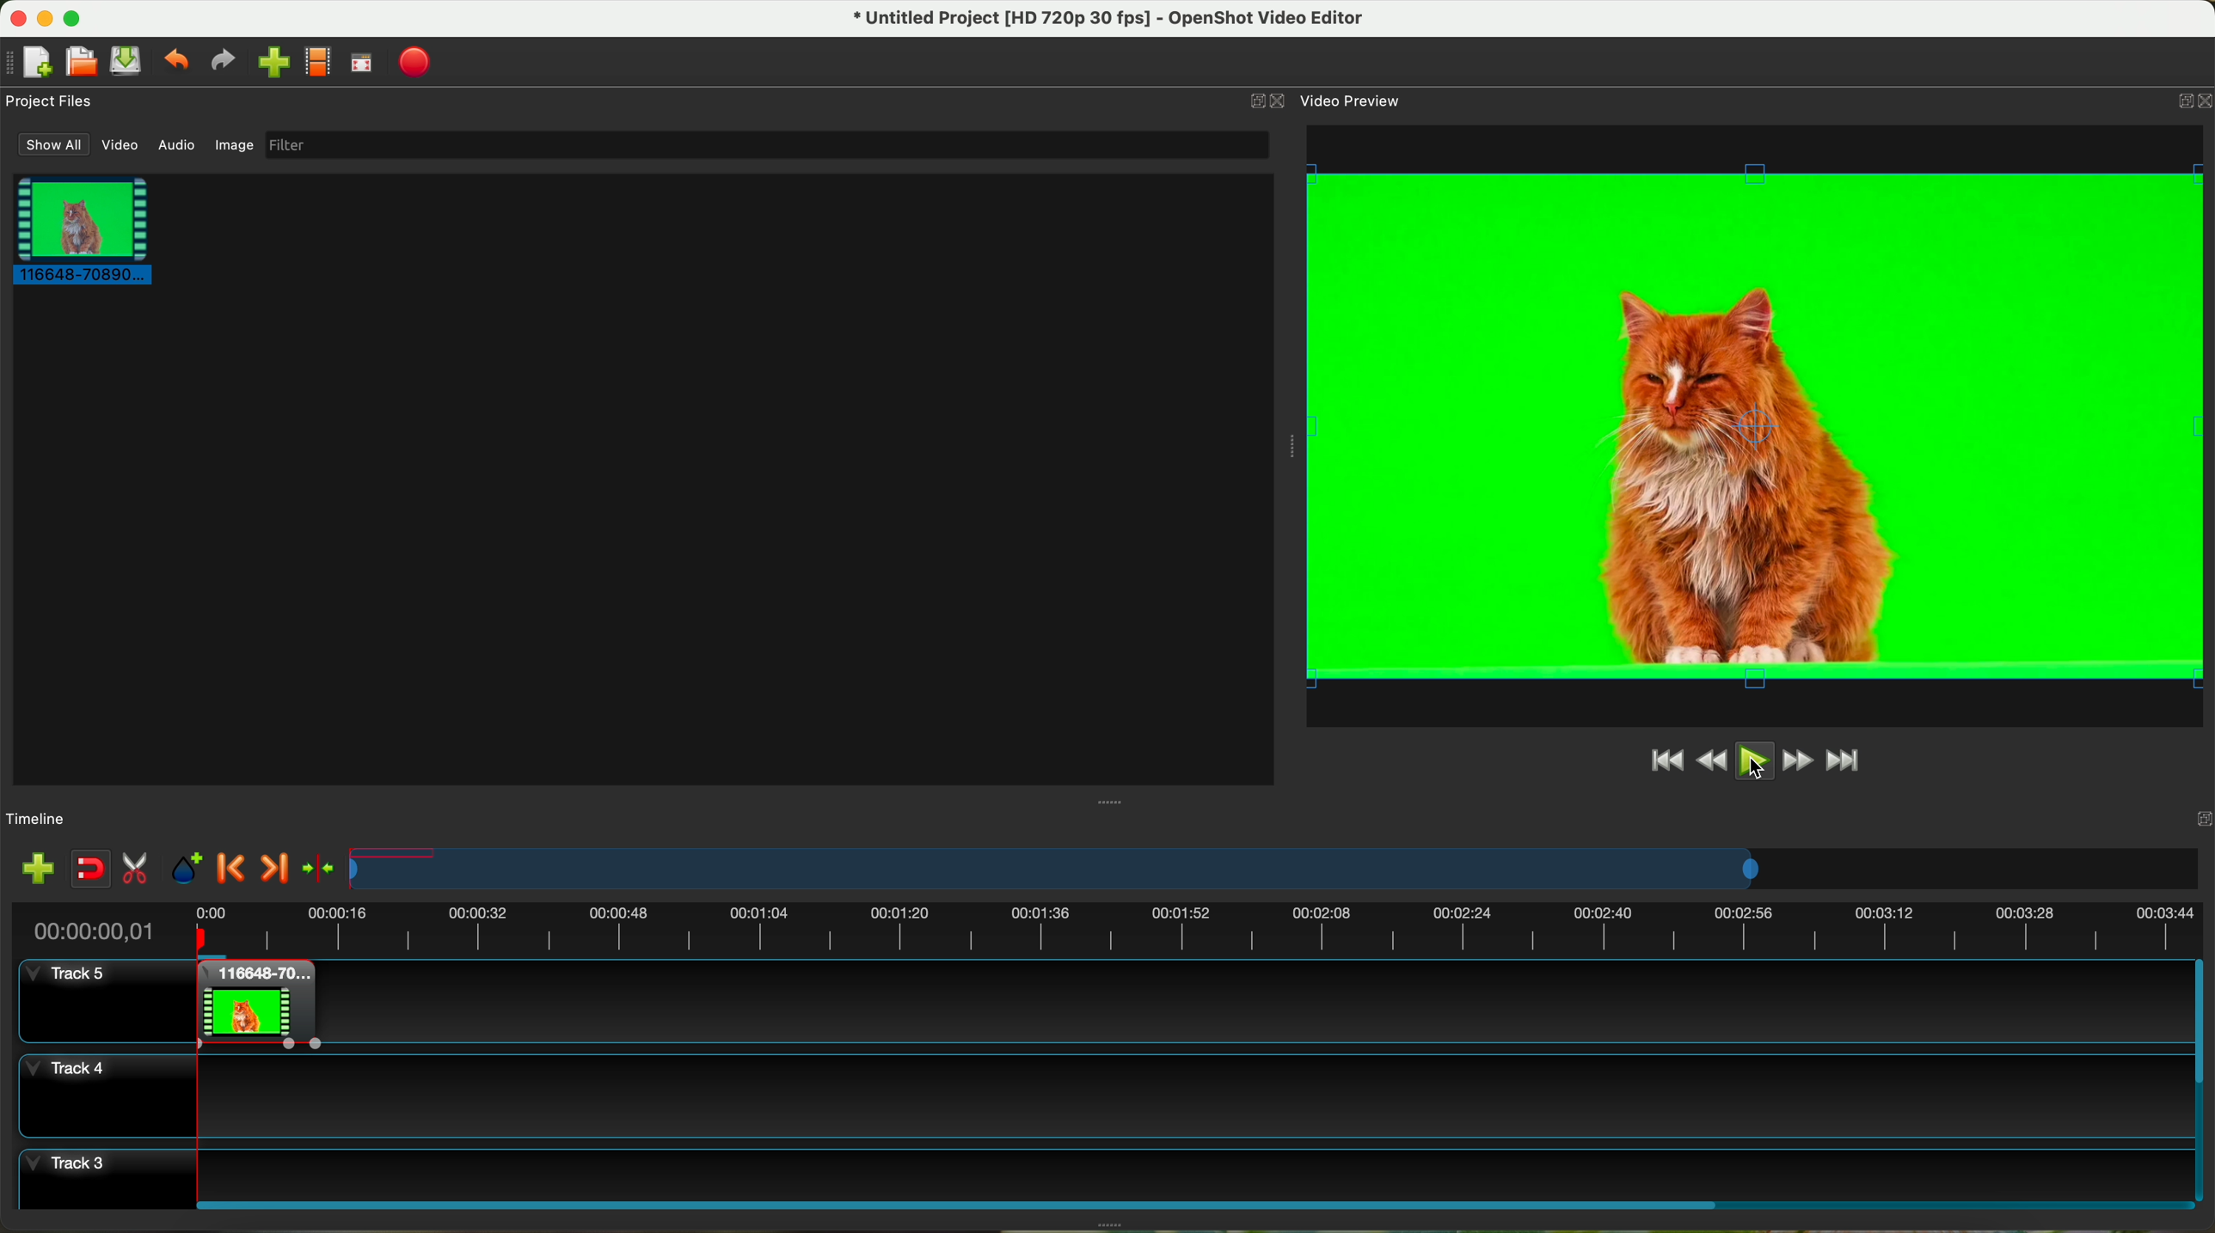  What do you see at coordinates (1192, 1203) in the screenshot?
I see `scroll bar` at bounding box center [1192, 1203].